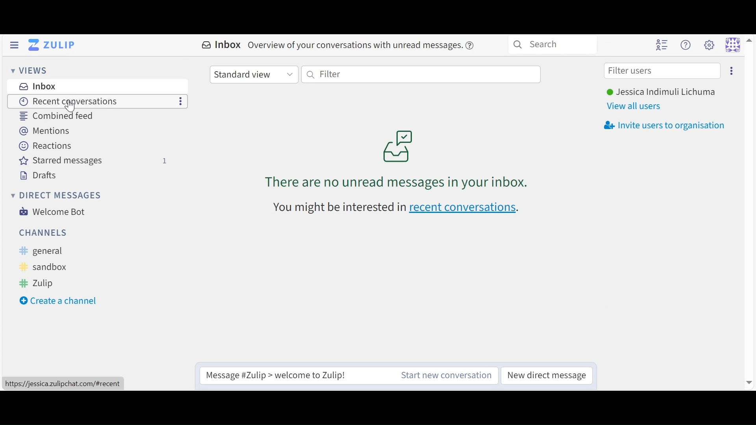  What do you see at coordinates (550, 44) in the screenshot?
I see `Search` at bounding box center [550, 44].